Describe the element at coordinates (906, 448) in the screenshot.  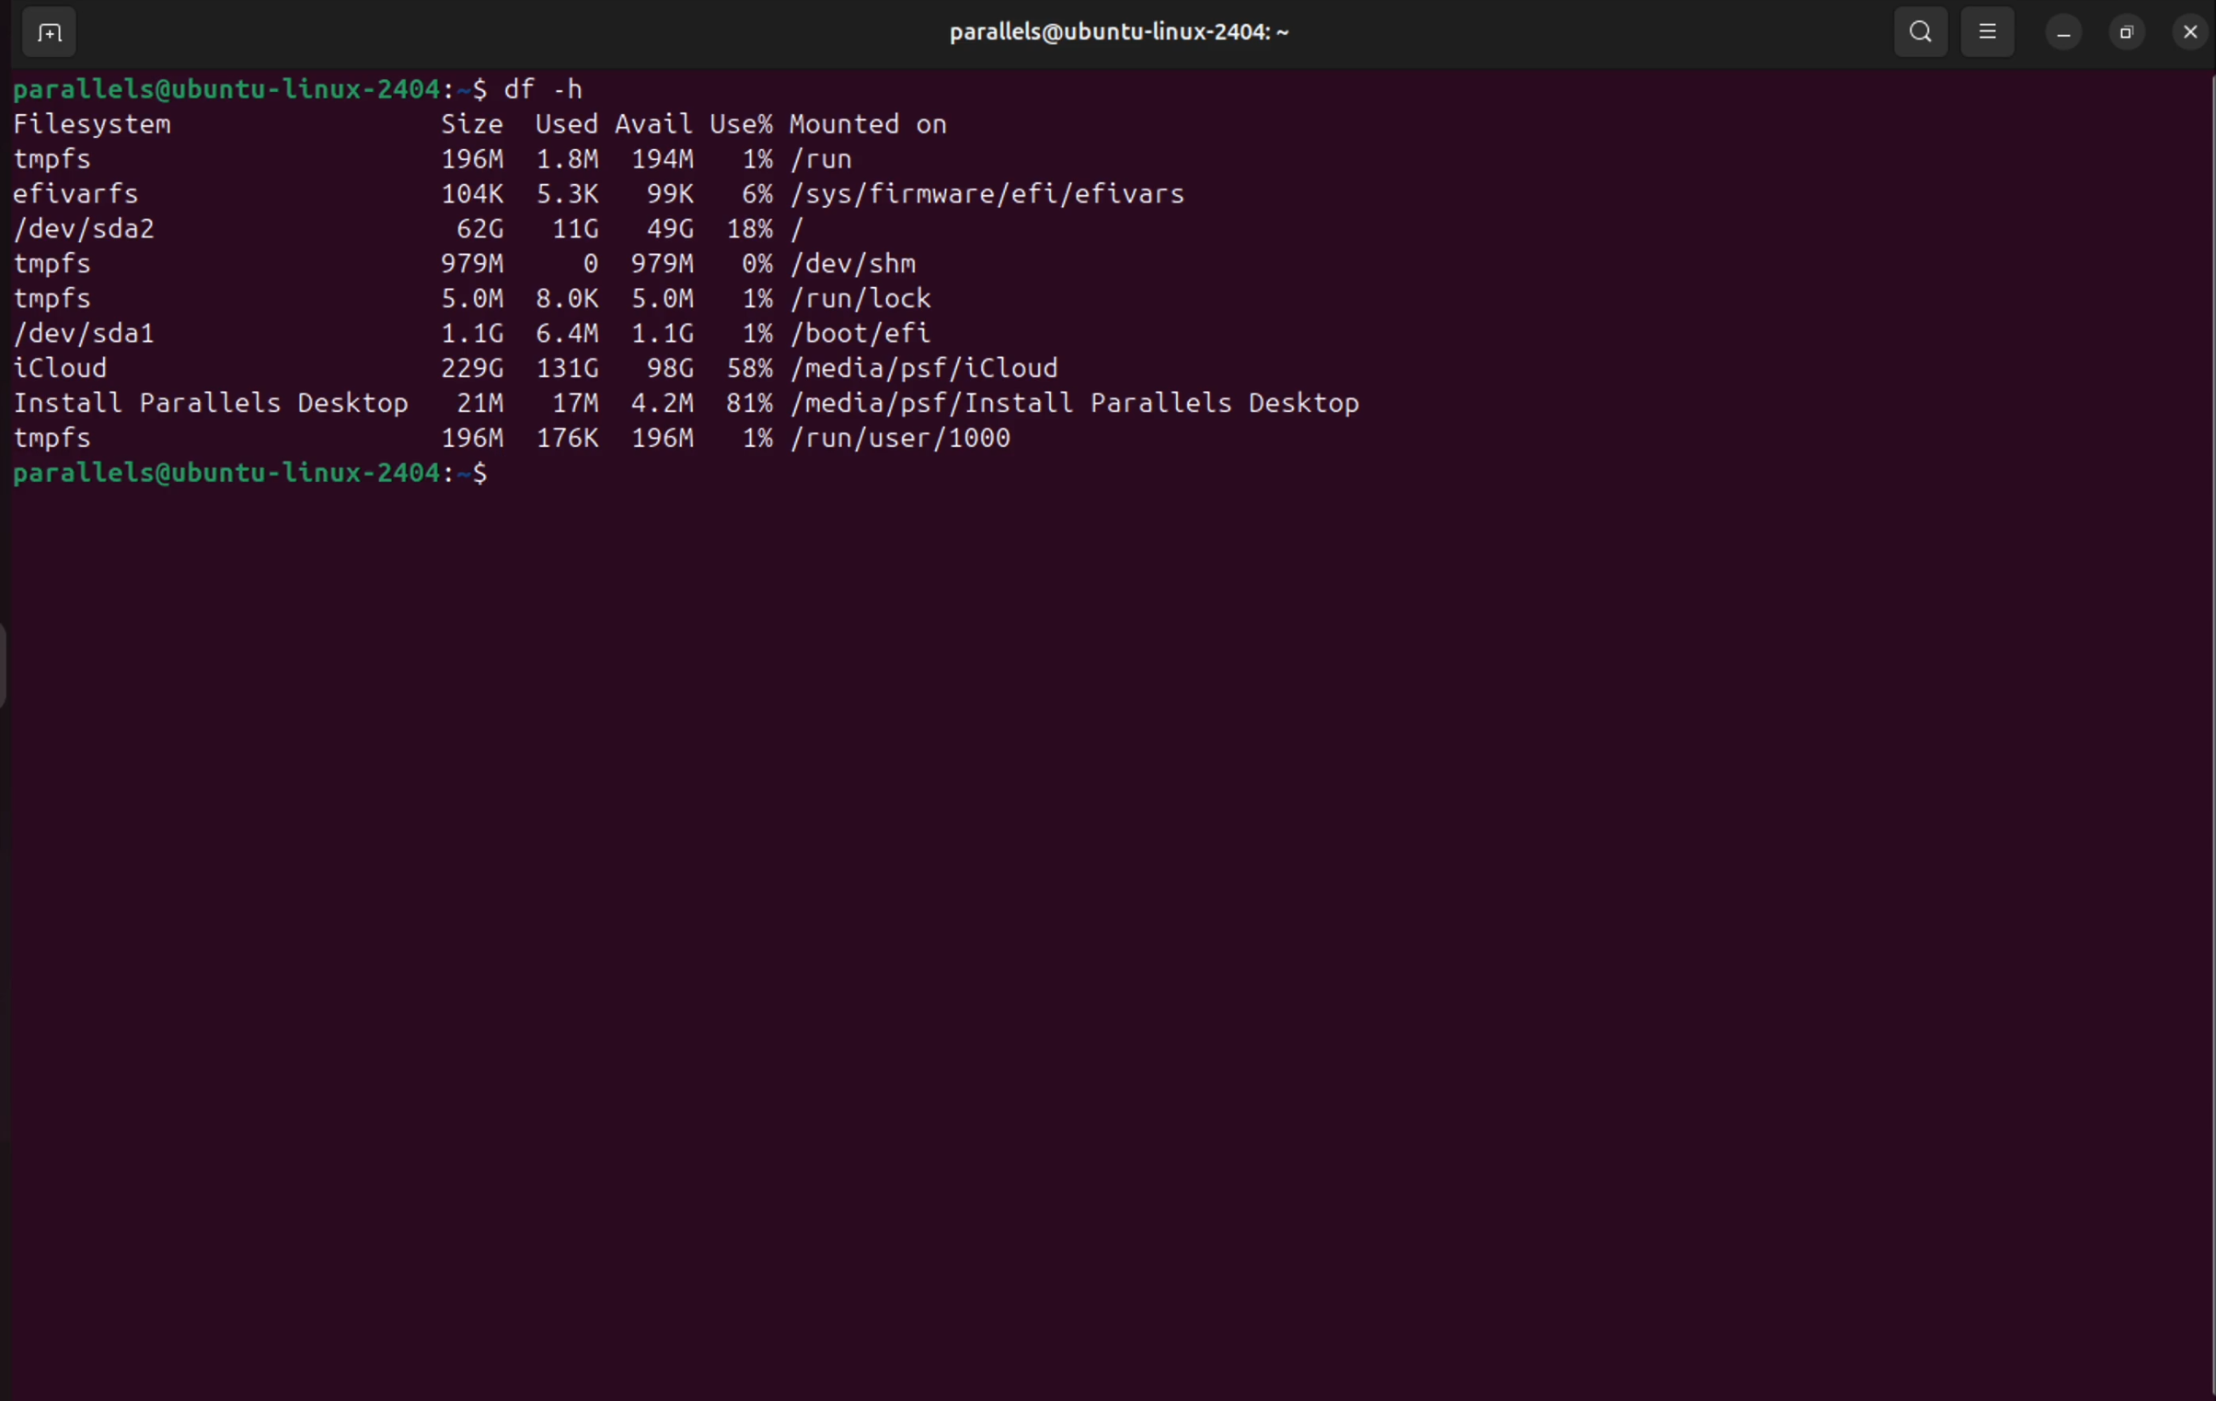
I see `/run/user/1000` at that location.